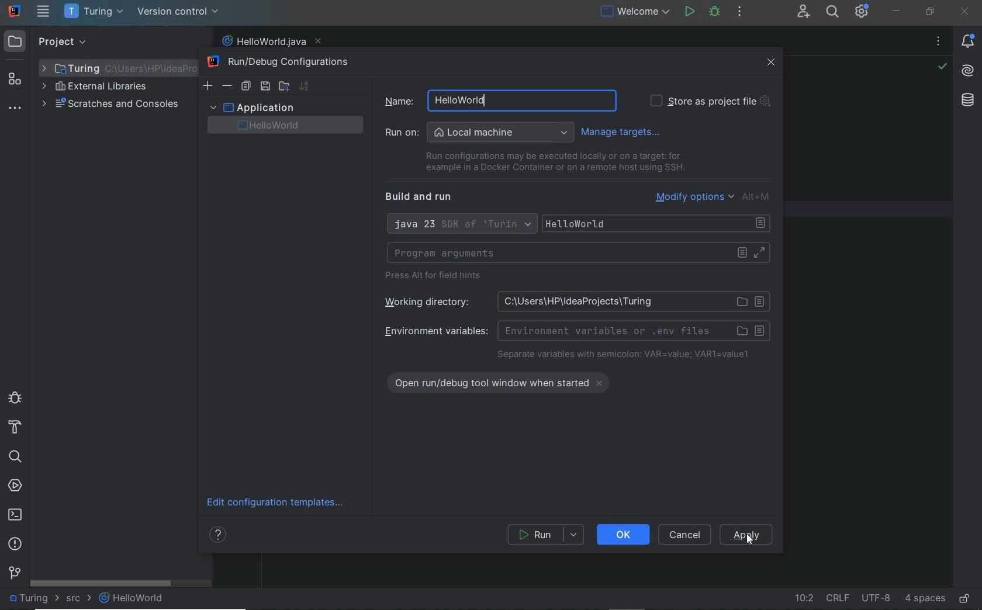 This screenshot has height=610, width=982. What do you see at coordinates (970, 42) in the screenshot?
I see `notifications` at bounding box center [970, 42].